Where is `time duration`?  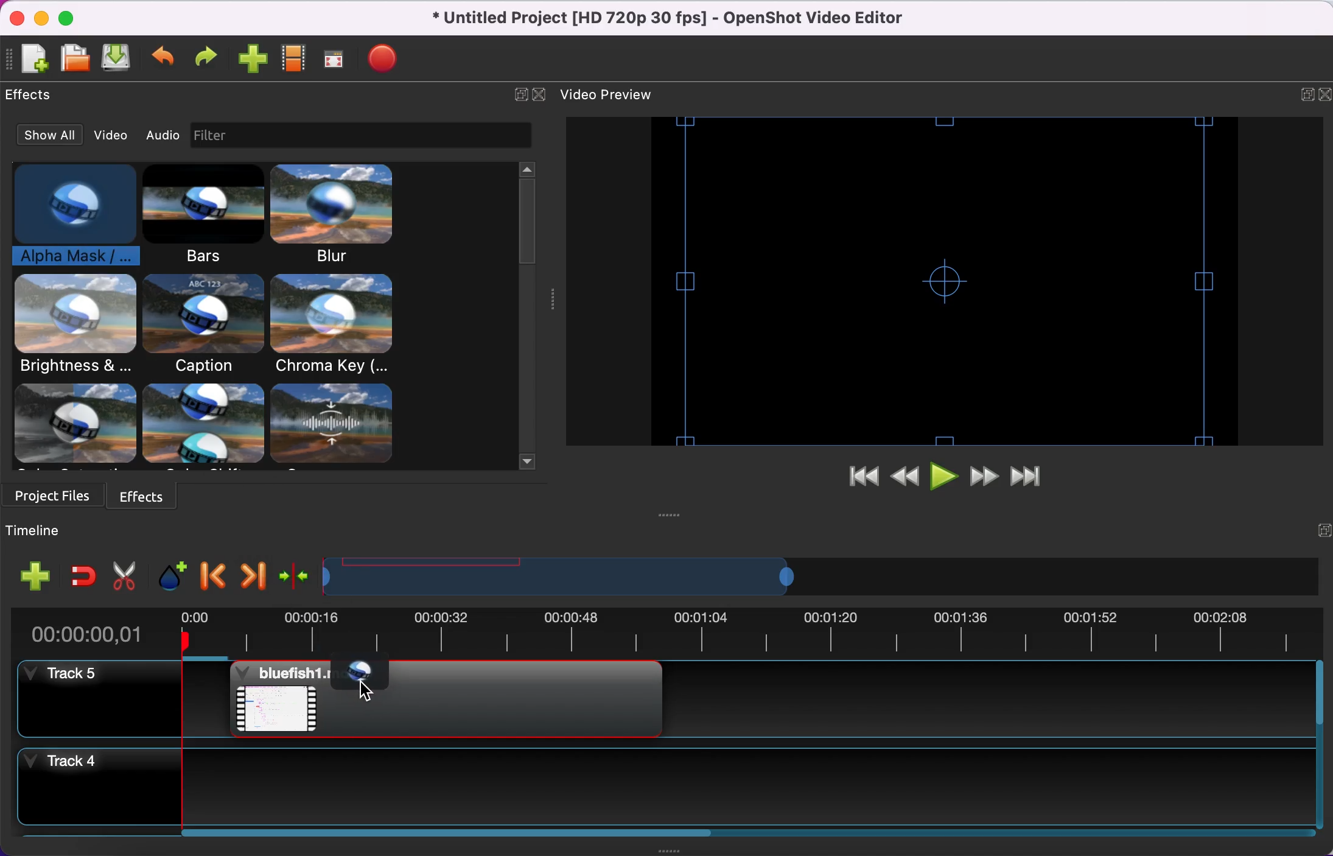
time duration is located at coordinates (662, 634).